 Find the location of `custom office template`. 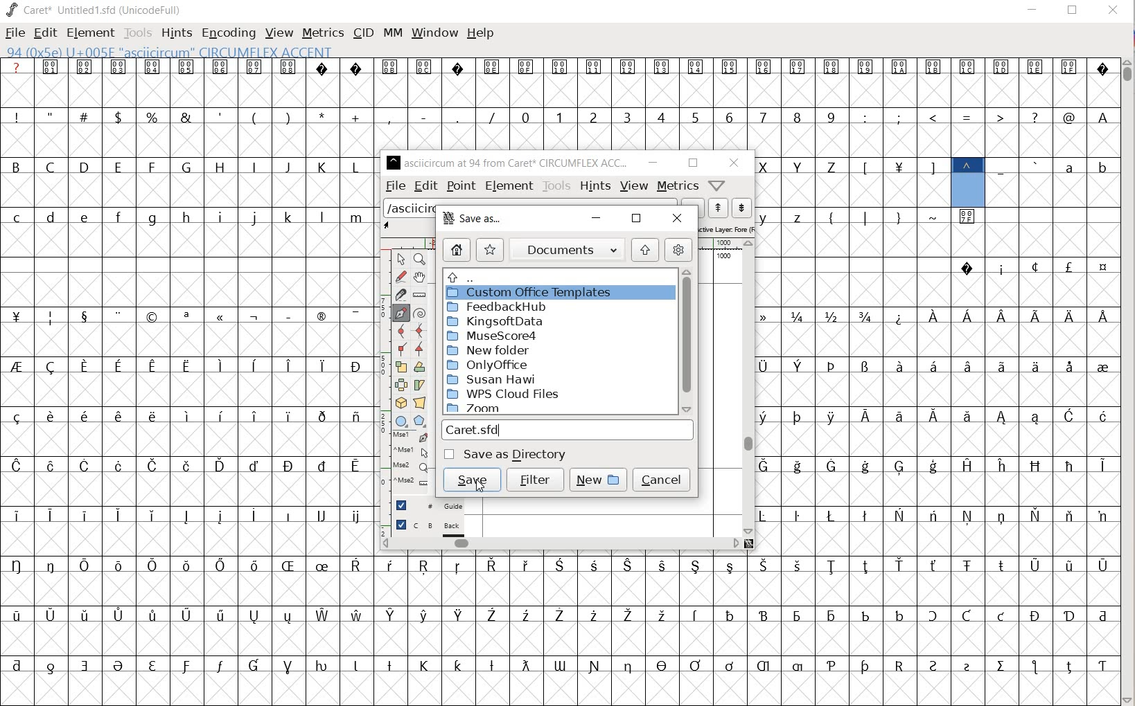

custom office template is located at coordinates (552, 293).